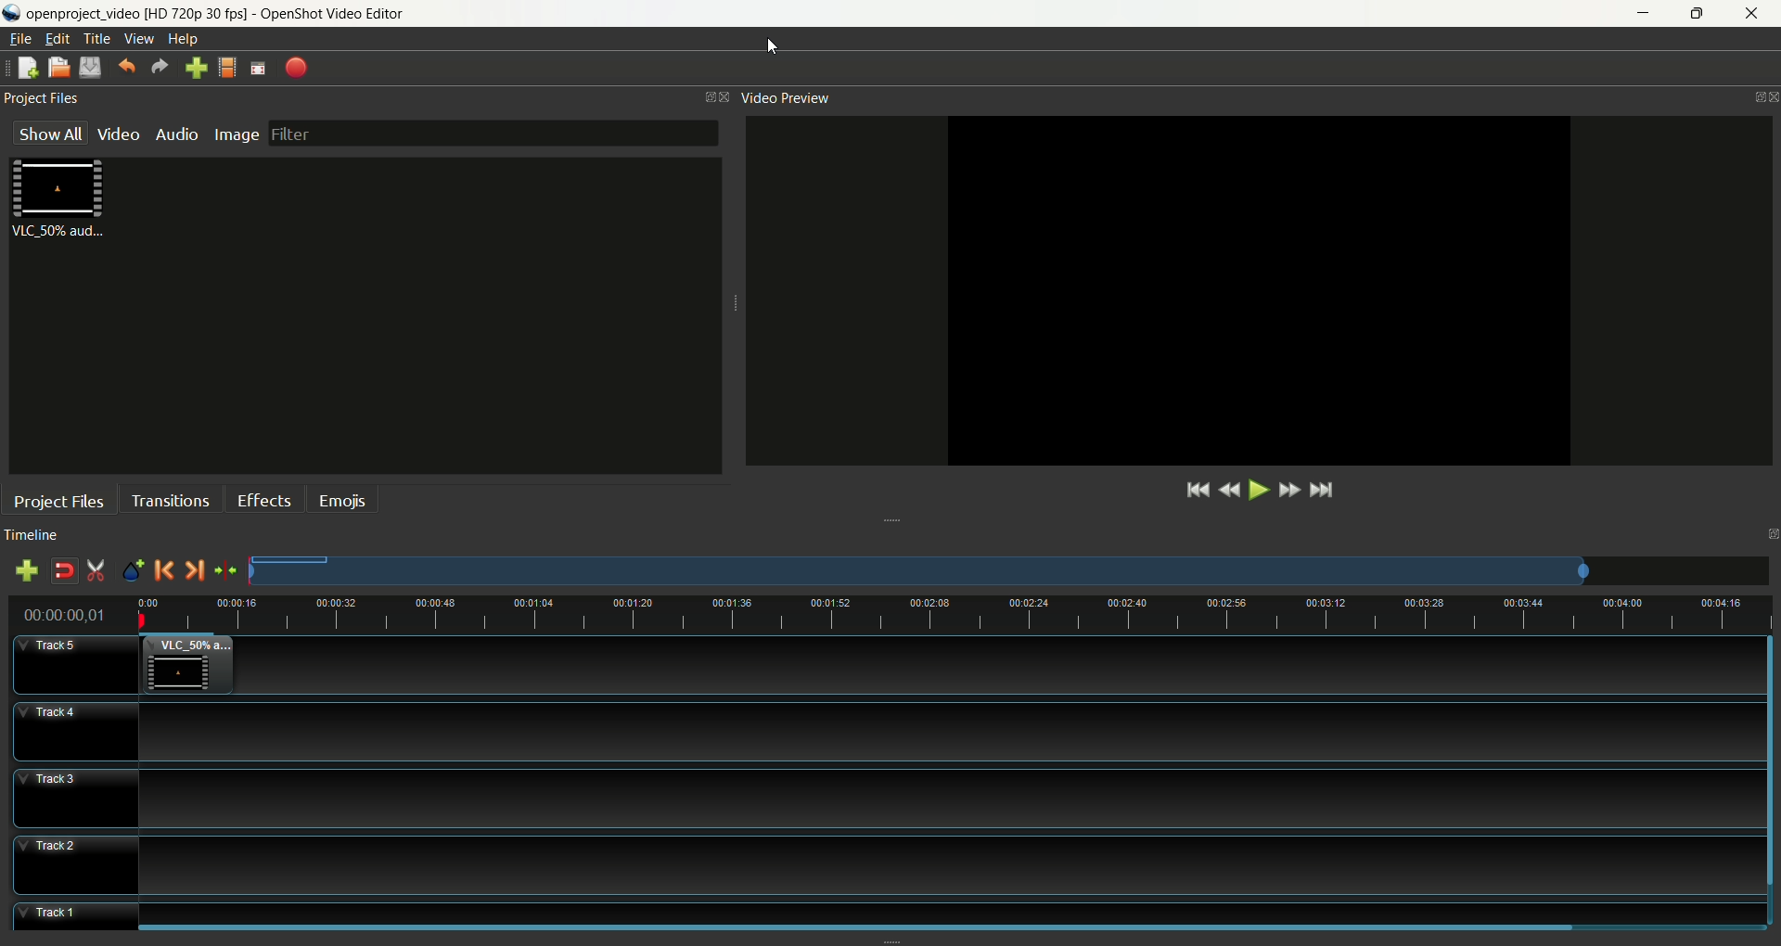  What do you see at coordinates (11, 14) in the screenshot?
I see `logo` at bounding box center [11, 14].